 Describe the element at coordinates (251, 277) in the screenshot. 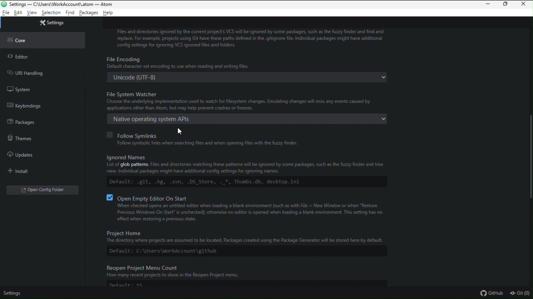

I see `Reopen project menu count` at that location.